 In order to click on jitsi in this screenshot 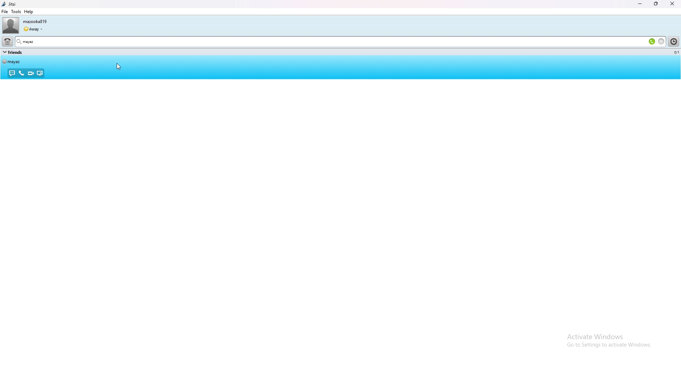, I will do `click(22, 4)`.